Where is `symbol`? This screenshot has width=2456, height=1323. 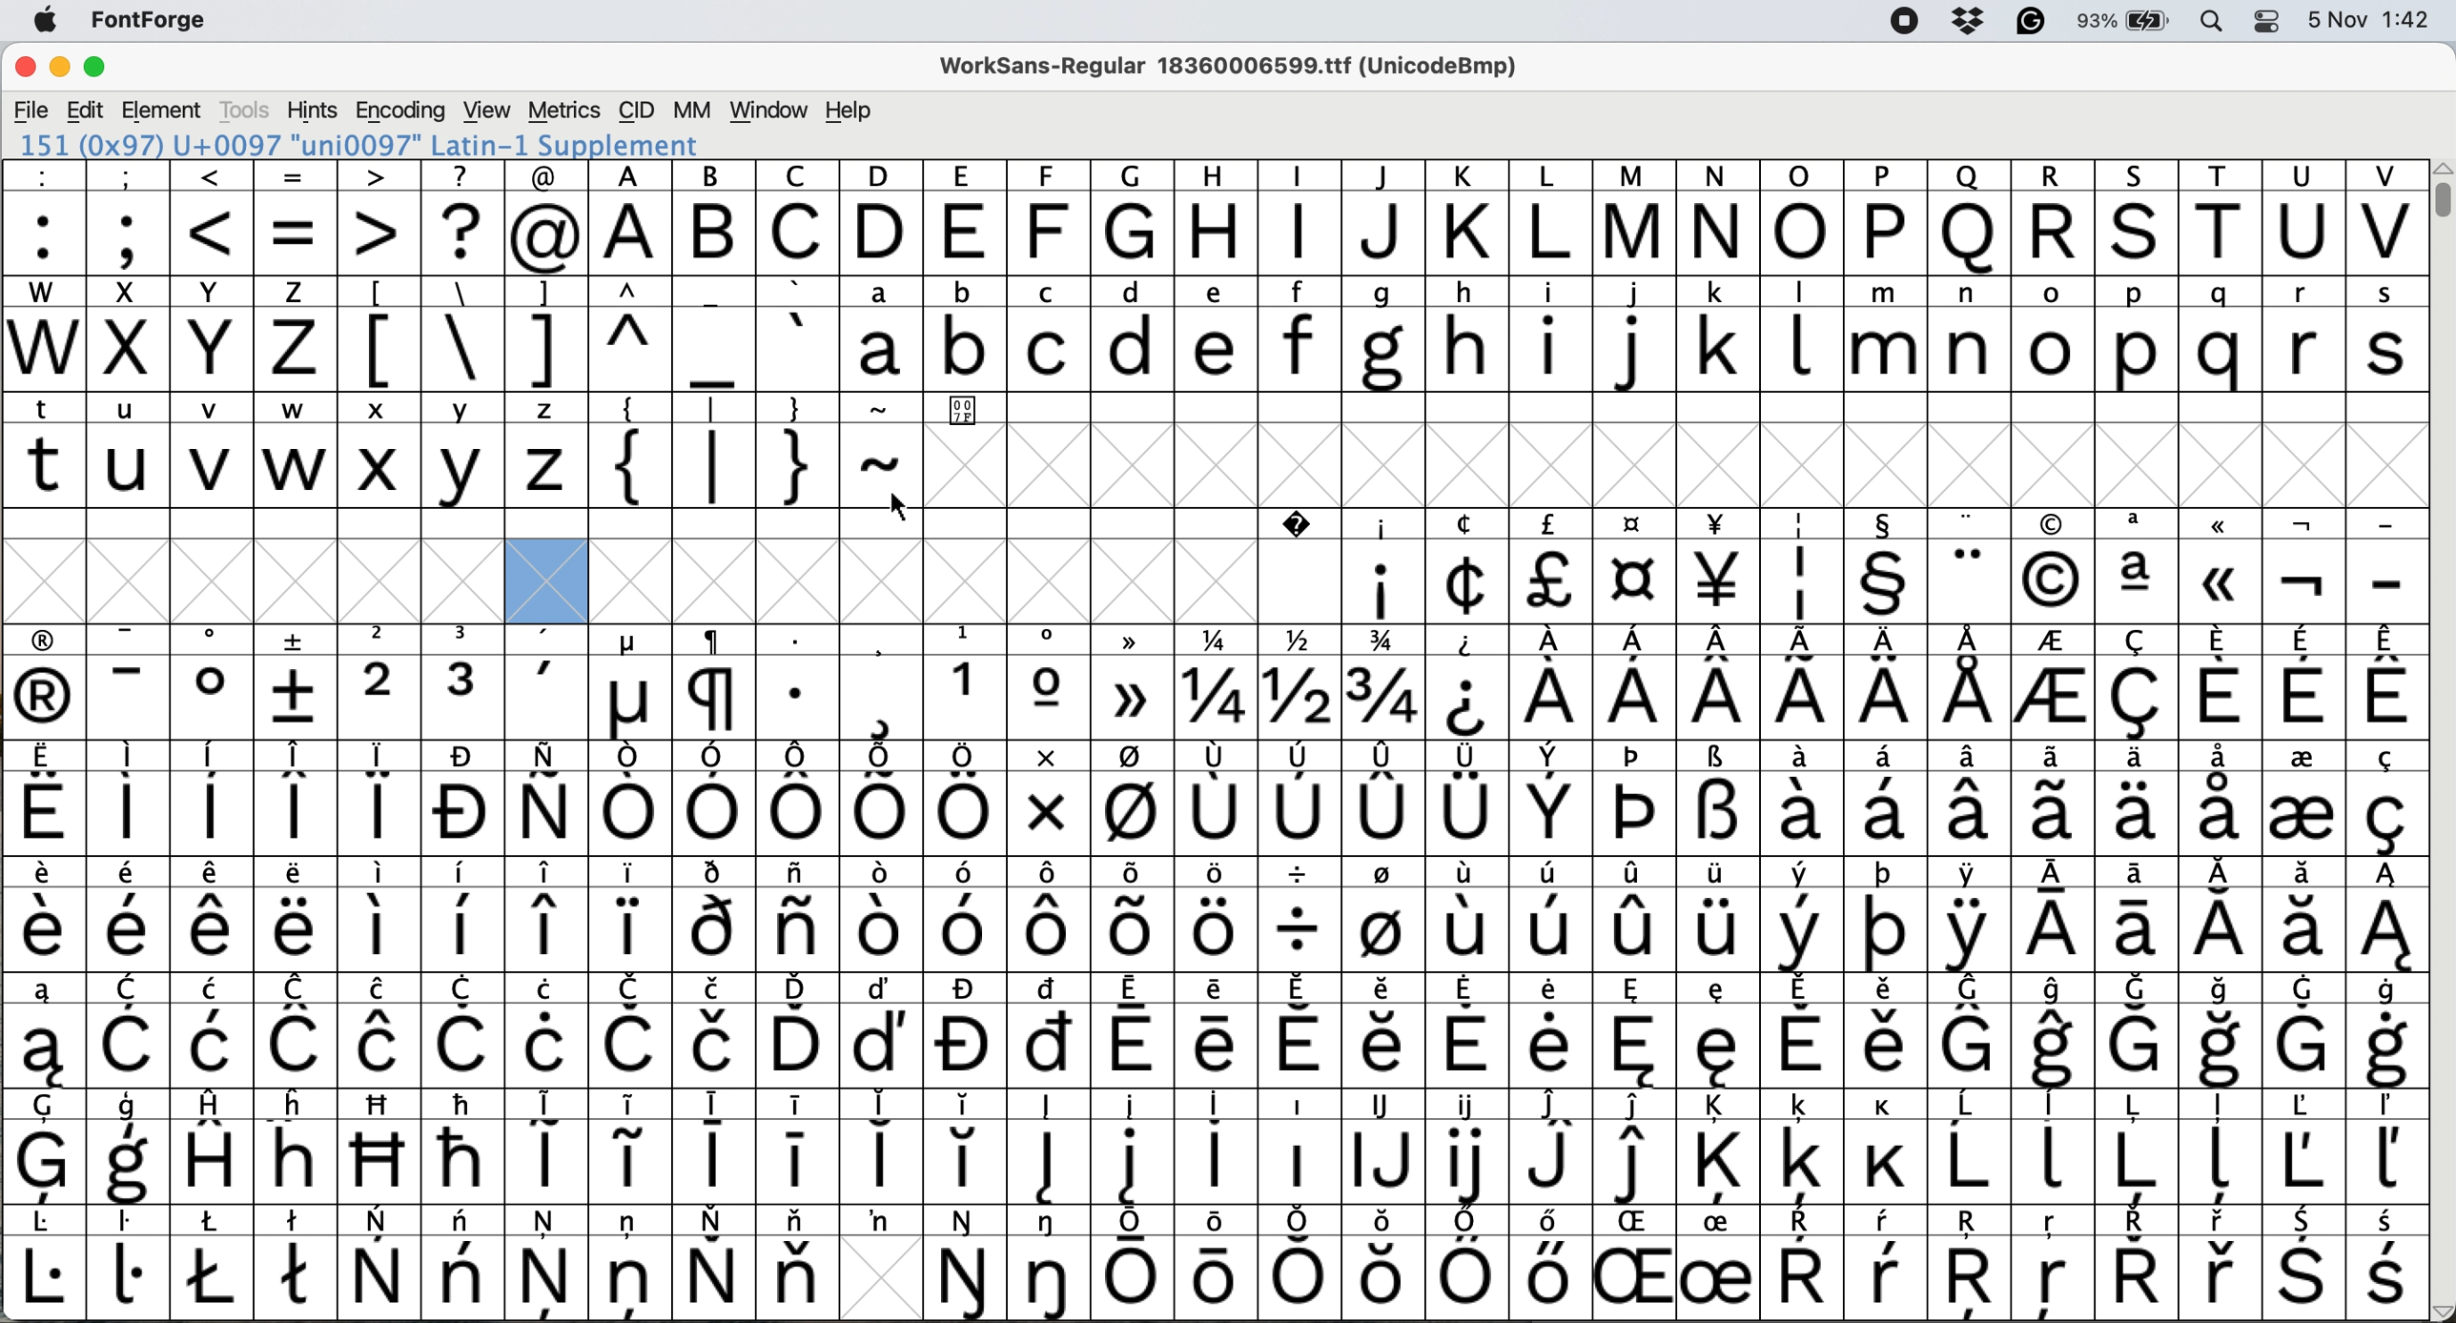
symbol is located at coordinates (1637, 1147).